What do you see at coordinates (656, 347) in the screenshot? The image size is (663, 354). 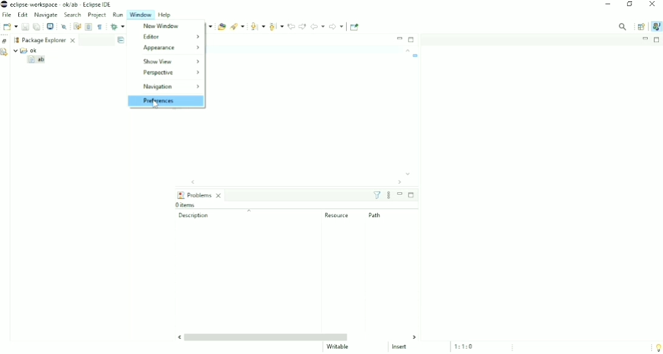 I see `Tip` at bounding box center [656, 347].